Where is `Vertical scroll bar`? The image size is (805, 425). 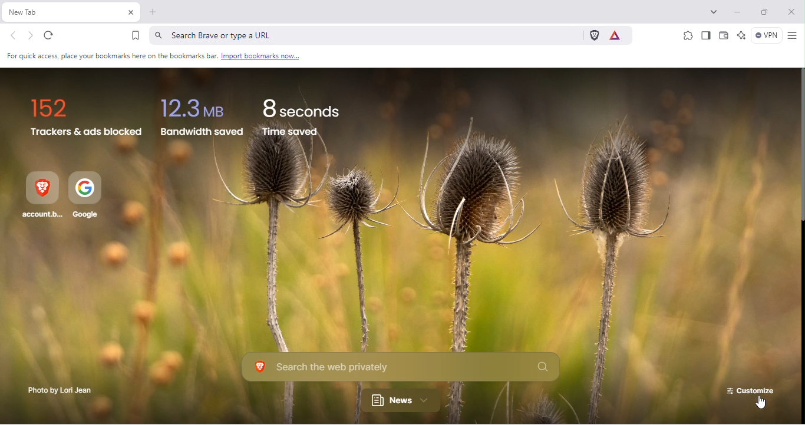
Vertical scroll bar is located at coordinates (800, 145).